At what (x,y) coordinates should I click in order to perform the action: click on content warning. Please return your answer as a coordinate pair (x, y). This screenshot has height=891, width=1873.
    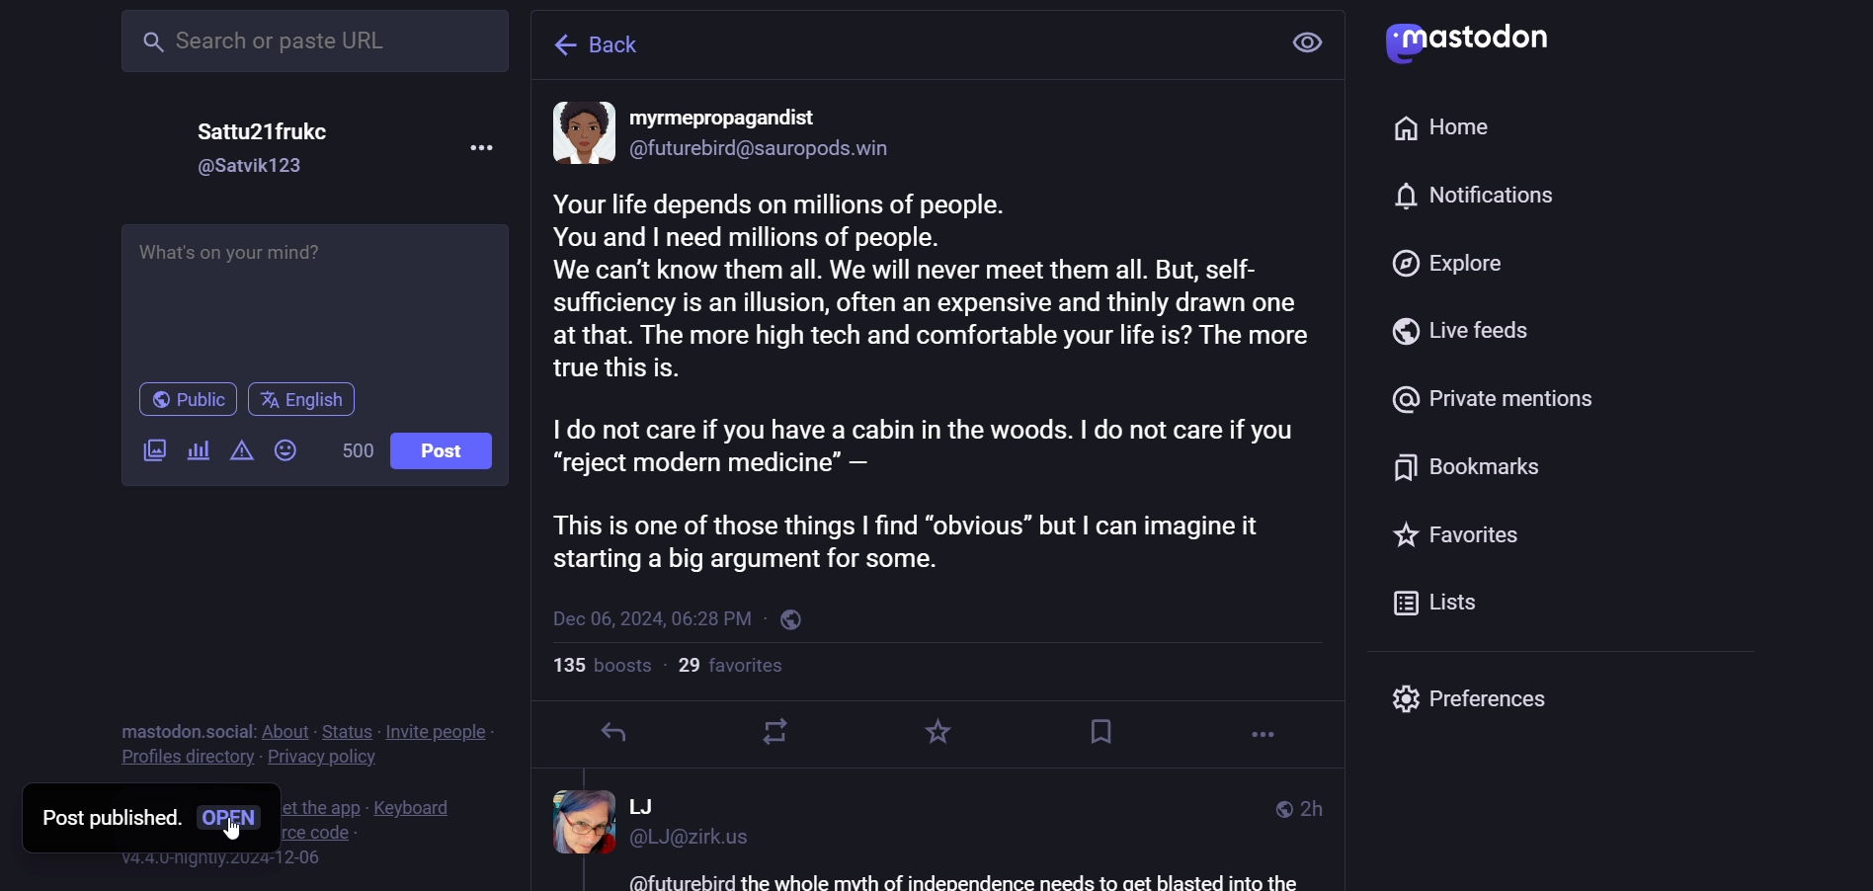
    Looking at the image, I should click on (239, 452).